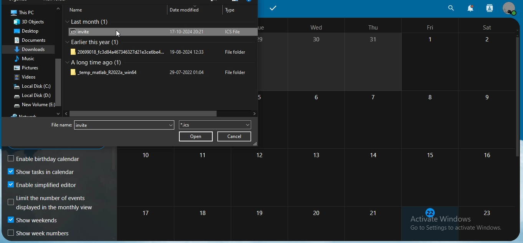 The image size is (523, 243). Describe the element at coordinates (32, 22) in the screenshot. I see `3d objects` at that location.